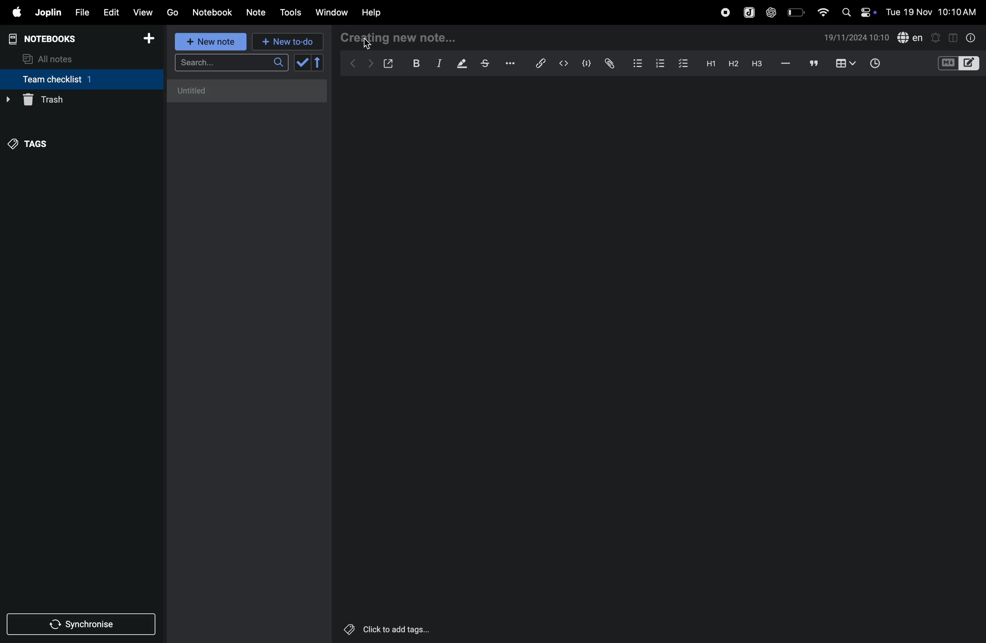 The height and width of the screenshot is (643, 986). Describe the element at coordinates (438, 63) in the screenshot. I see `itallic` at that location.